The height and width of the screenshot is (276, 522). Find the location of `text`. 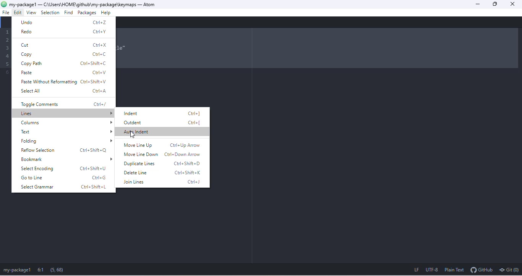

text is located at coordinates (65, 132).